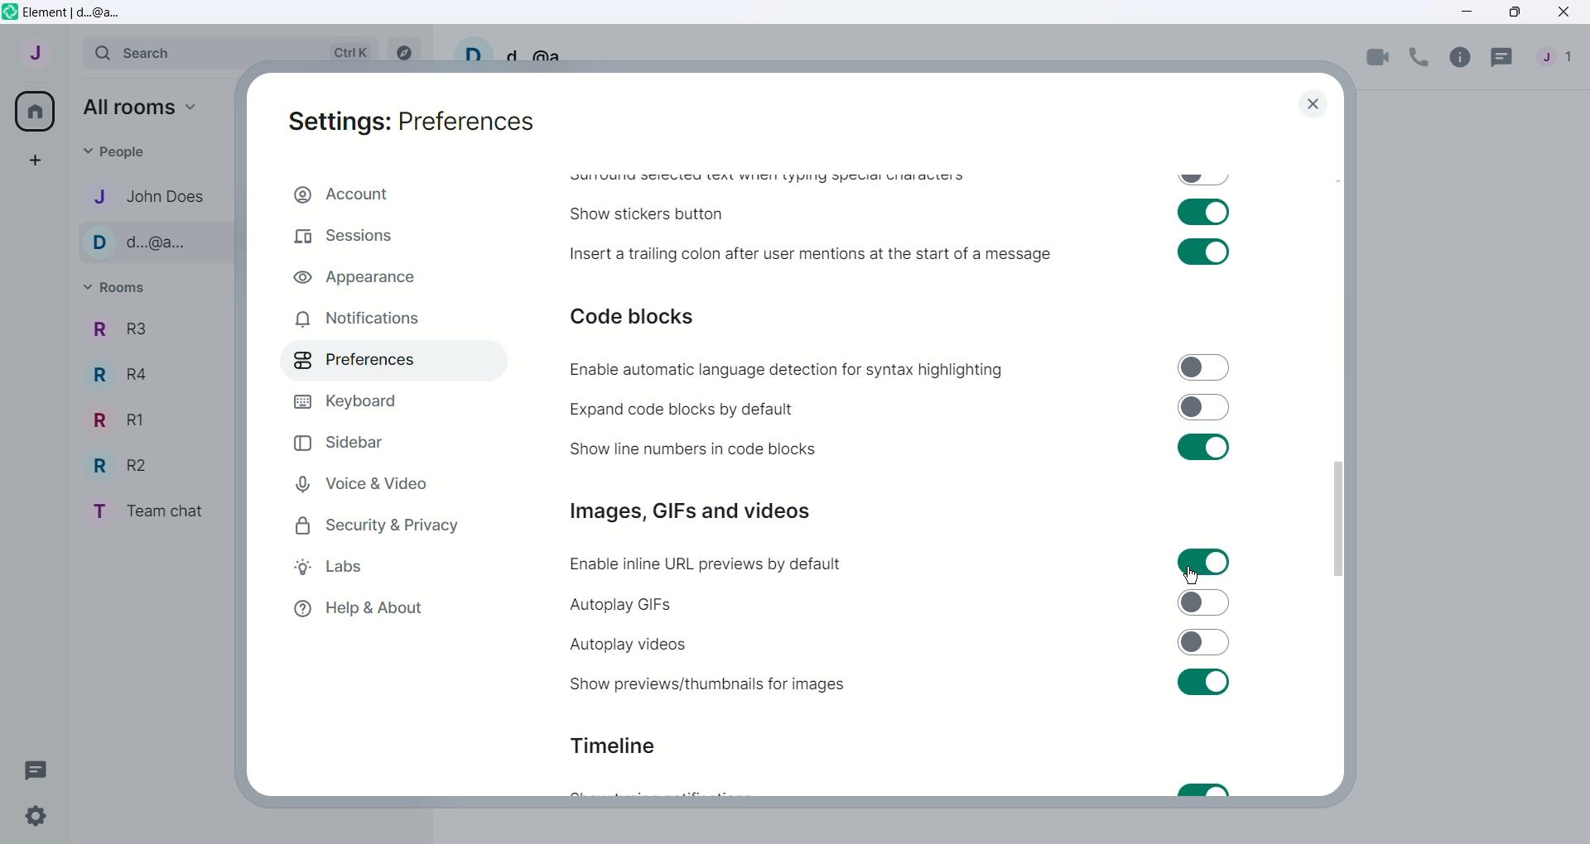 This screenshot has height=844, width=1590. I want to click on Explore rooms, so click(403, 50).